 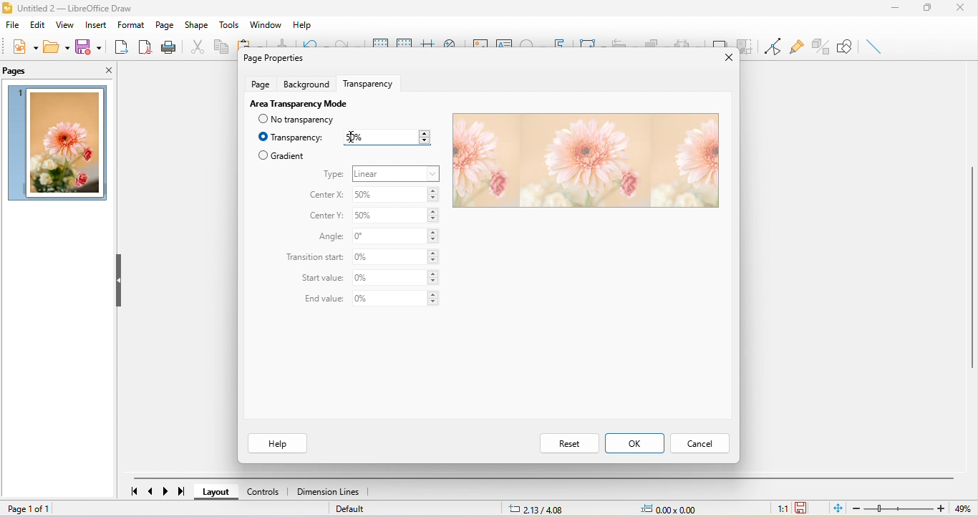 I want to click on linear, so click(x=397, y=173).